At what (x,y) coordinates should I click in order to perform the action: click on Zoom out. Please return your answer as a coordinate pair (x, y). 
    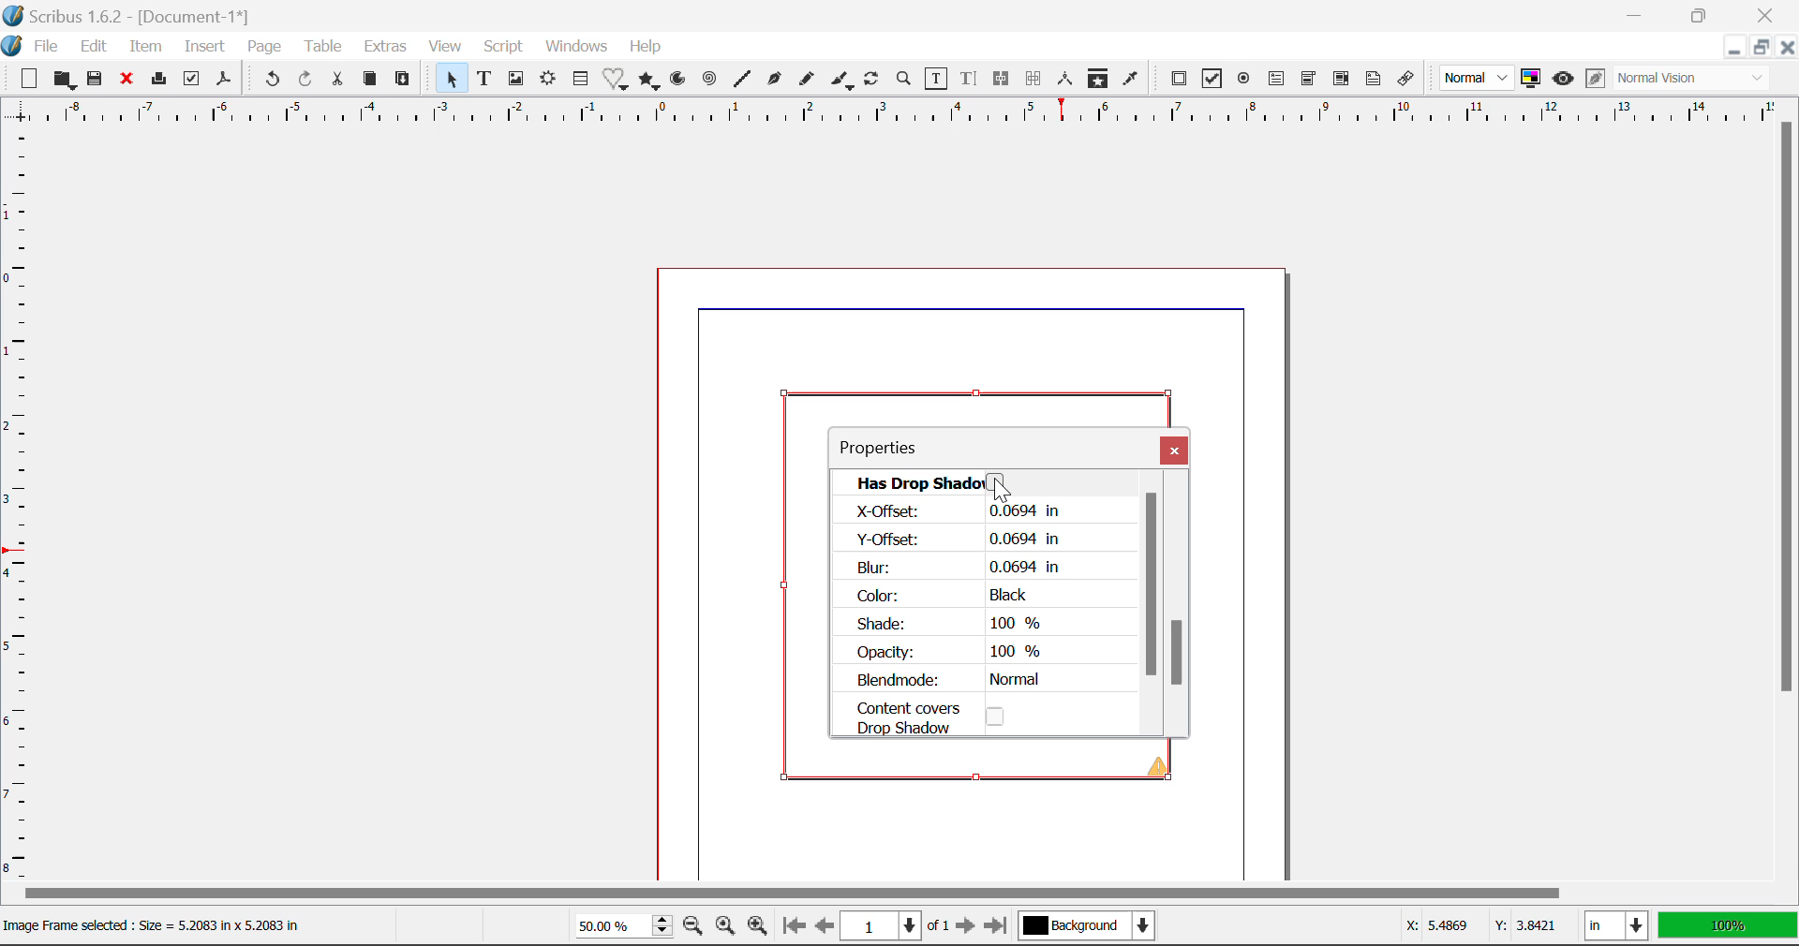
    Looking at the image, I should click on (692, 927).